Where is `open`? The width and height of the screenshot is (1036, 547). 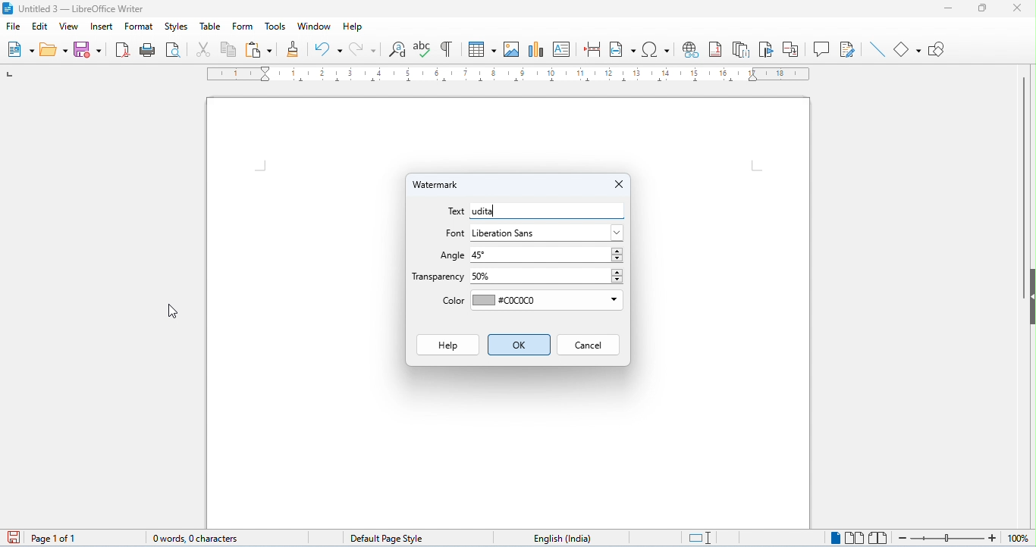 open is located at coordinates (54, 49).